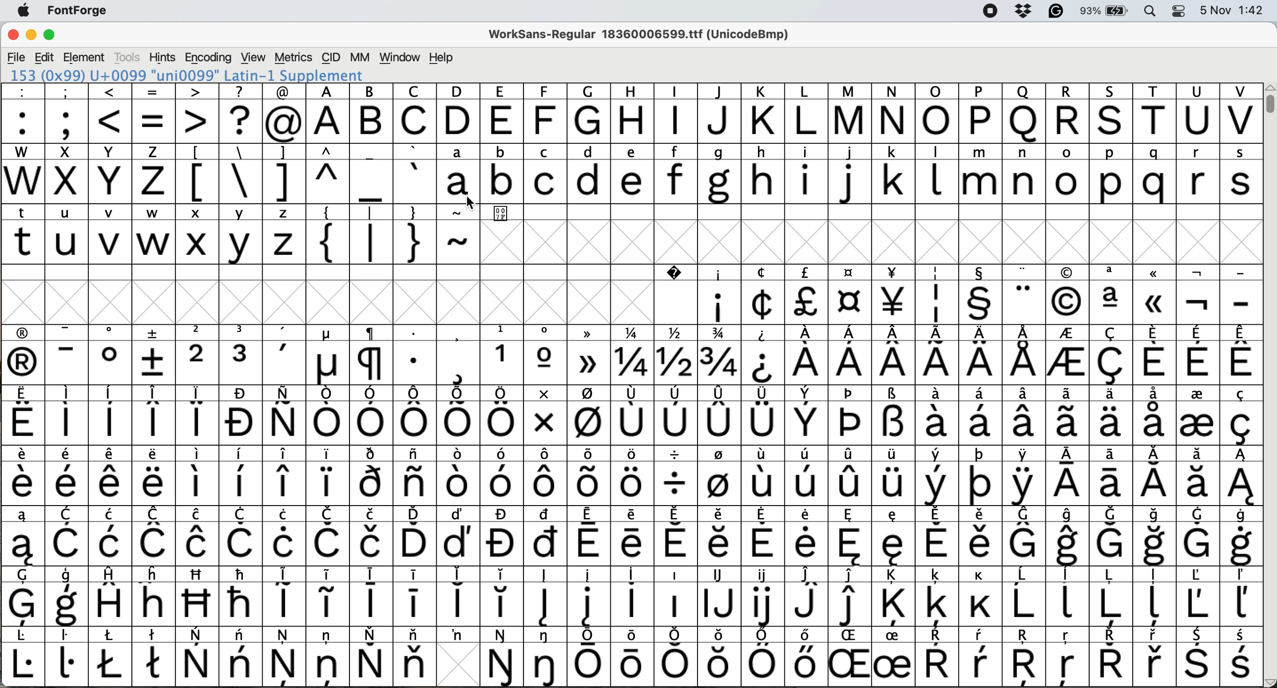 This screenshot has height=688, width=1277. What do you see at coordinates (807, 355) in the screenshot?
I see `symbol` at bounding box center [807, 355].